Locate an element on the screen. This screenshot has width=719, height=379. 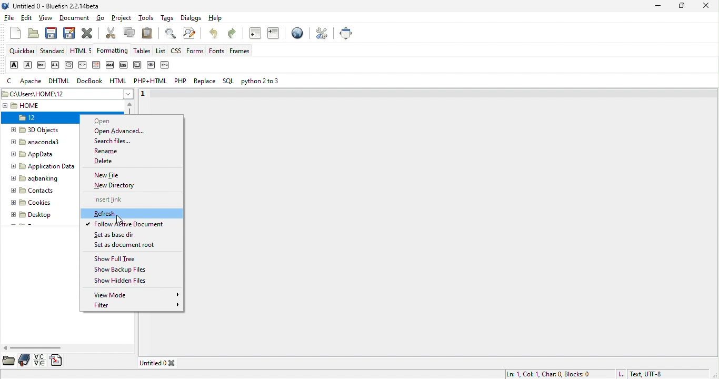
cut is located at coordinates (111, 34).